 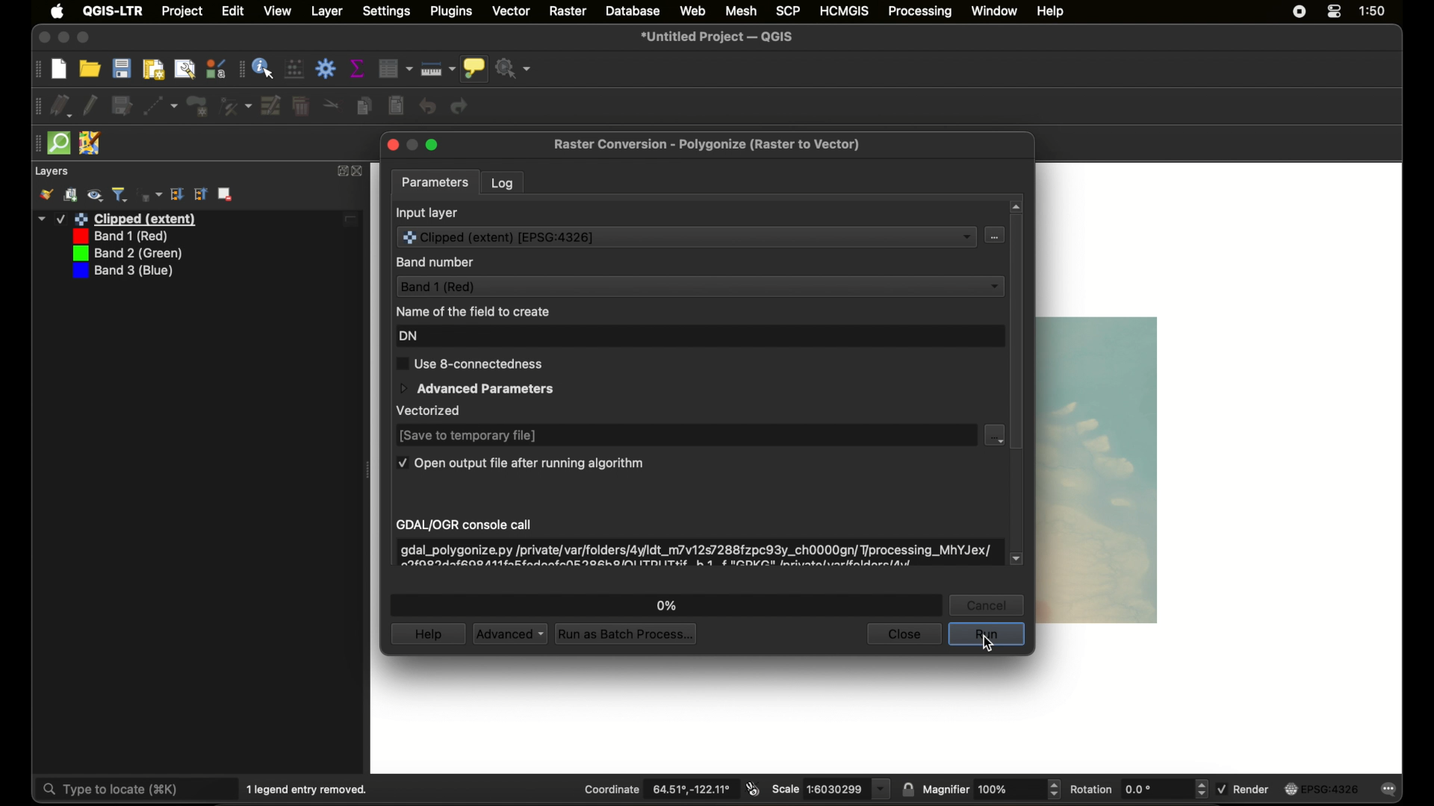 What do you see at coordinates (270, 105) in the screenshot?
I see `modify attributes` at bounding box center [270, 105].